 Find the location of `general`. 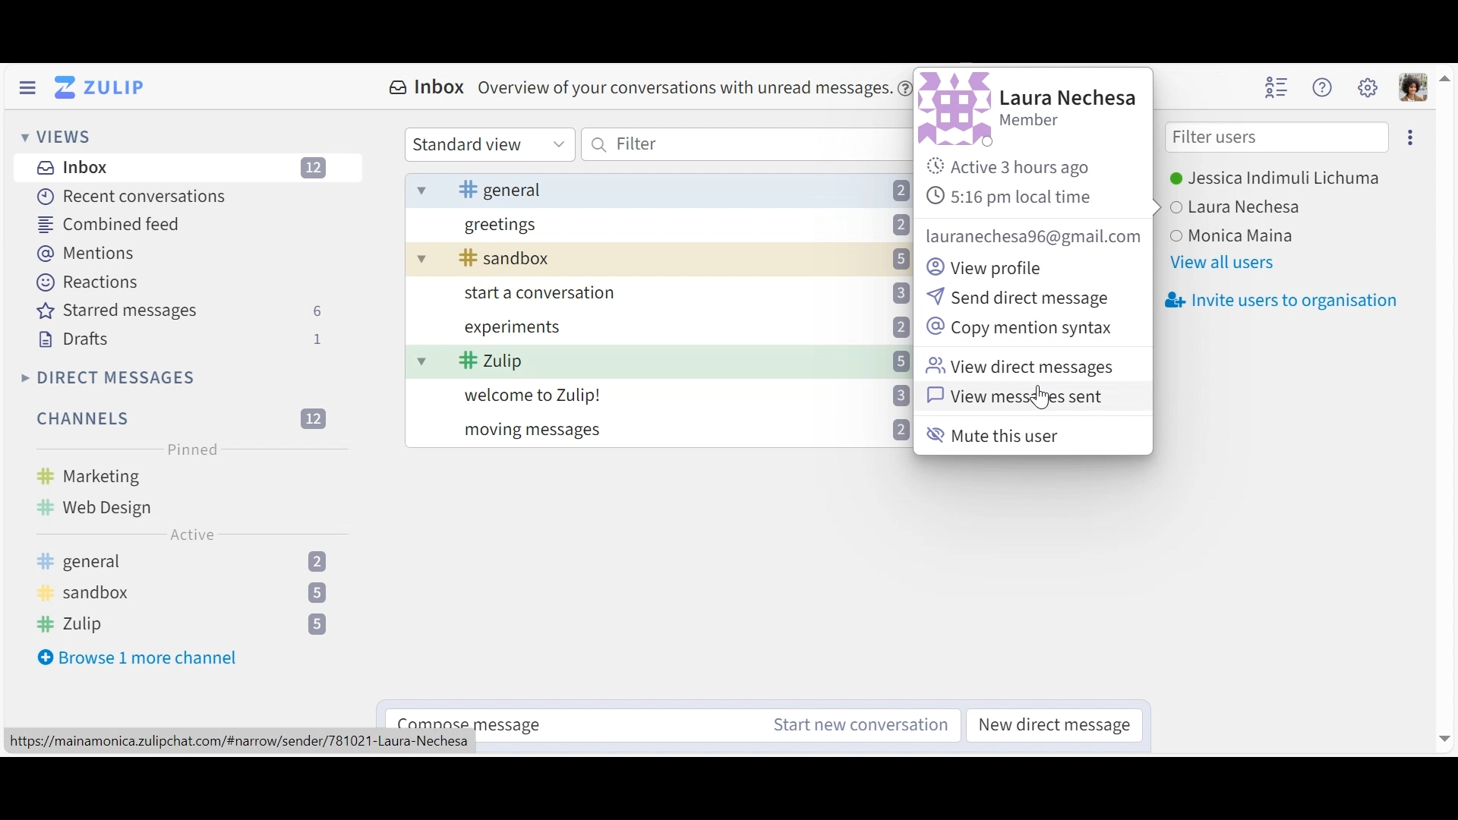

general is located at coordinates (184, 563).